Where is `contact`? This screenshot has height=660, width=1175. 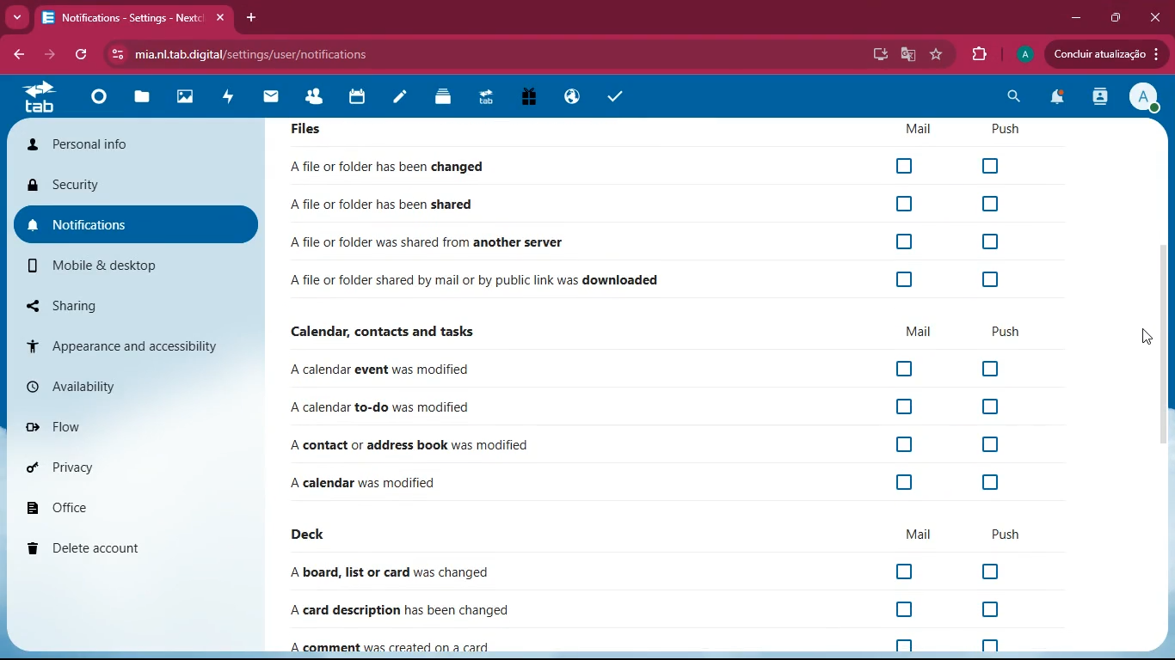
contact is located at coordinates (464, 441).